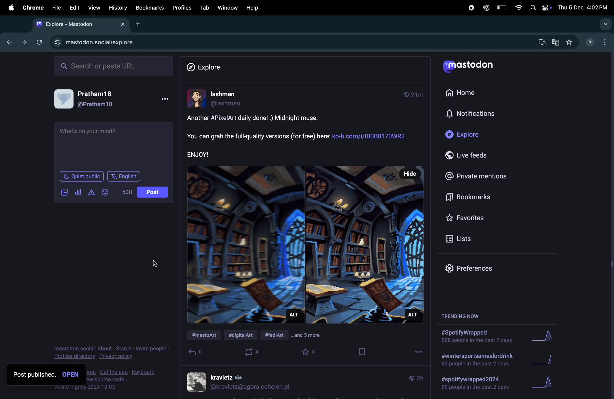 This screenshot has height=399, width=614. I want to click on post published, so click(33, 373).